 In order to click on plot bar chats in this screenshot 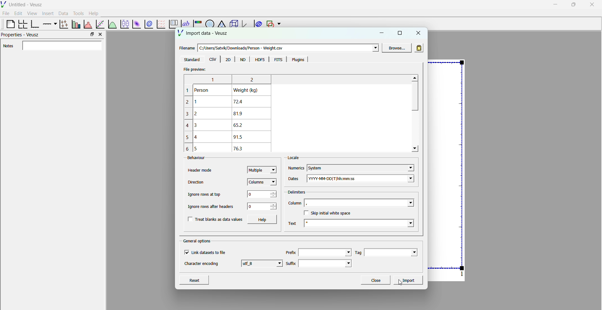, I will do `click(75, 24)`.